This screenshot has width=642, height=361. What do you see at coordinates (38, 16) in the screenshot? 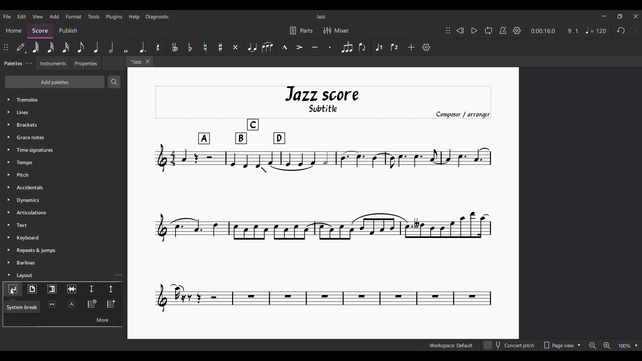
I see `View menu` at bounding box center [38, 16].